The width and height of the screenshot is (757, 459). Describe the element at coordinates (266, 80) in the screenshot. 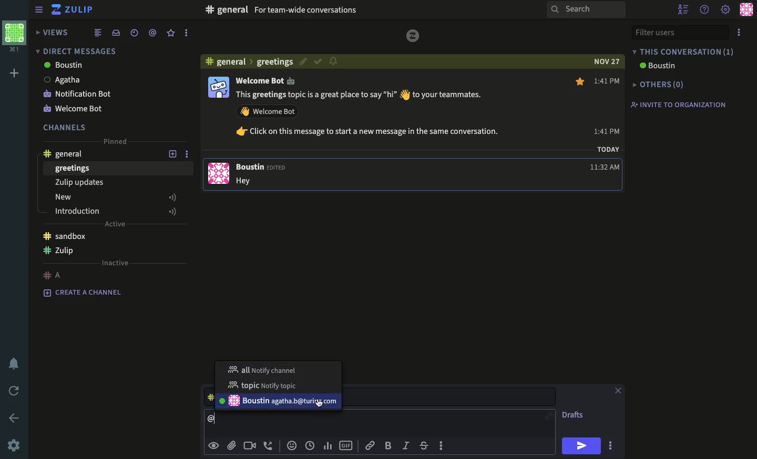

I see `Welcome Bot` at that location.